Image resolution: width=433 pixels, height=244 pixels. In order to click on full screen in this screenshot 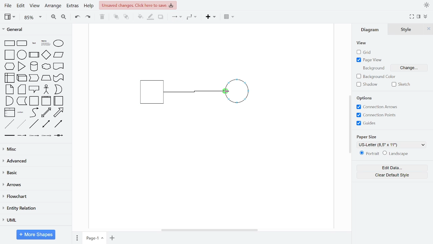, I will do `click(412, 17)`.